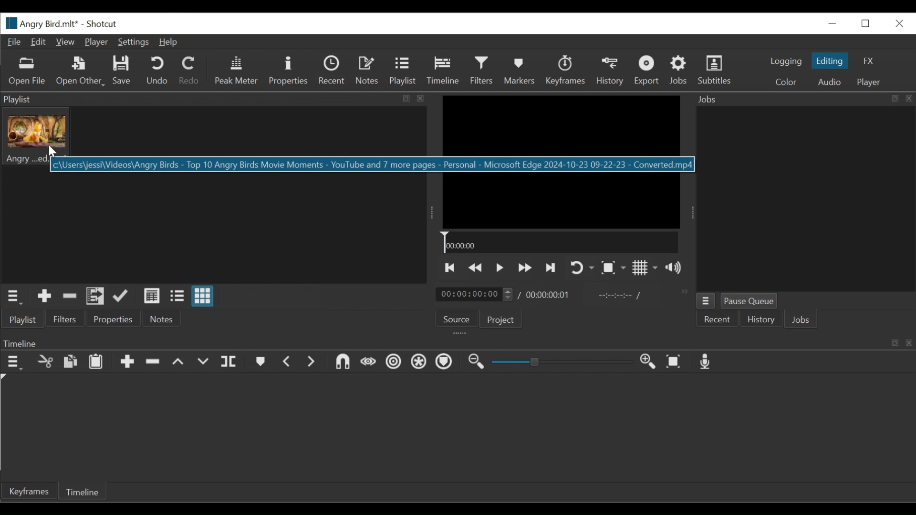 The height and width of the screenshot is (515, 916). What do you see at coordinates (81, 72) in the screenshot?
I see `Open Other` at bounding box center [81, 72].